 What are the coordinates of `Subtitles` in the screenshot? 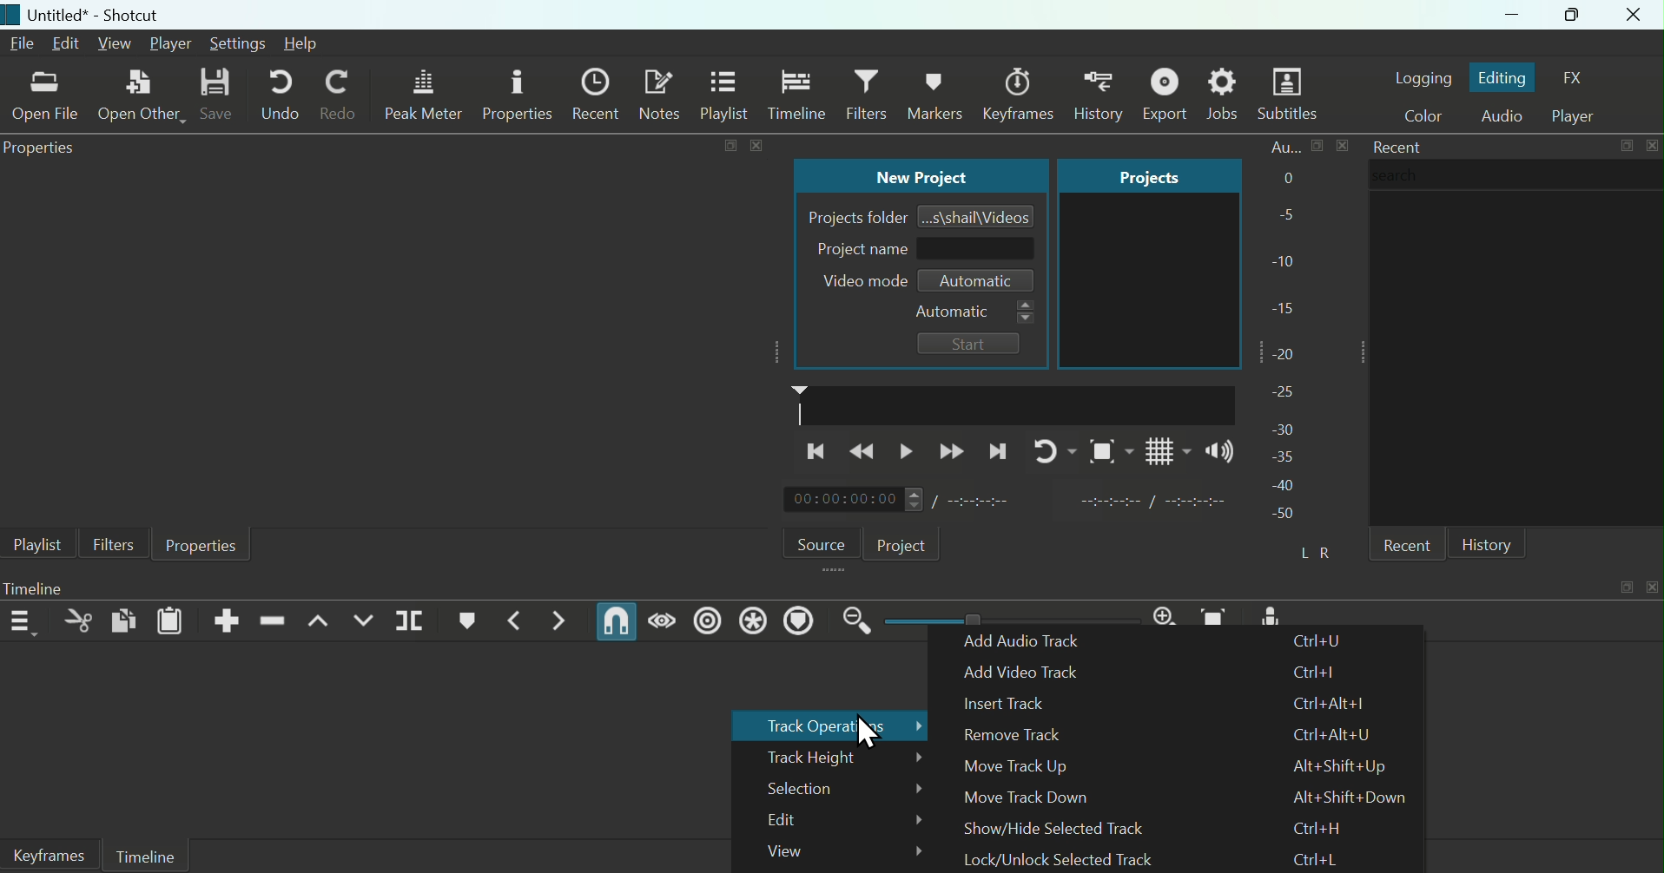 It's located at (1291, 95).